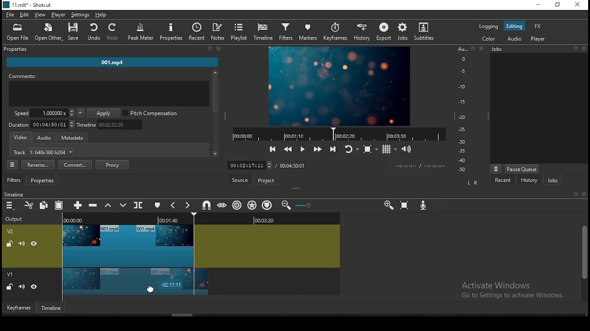 This screenshot has width=590, height=331. I want to click on metadata, so click(75, 138).